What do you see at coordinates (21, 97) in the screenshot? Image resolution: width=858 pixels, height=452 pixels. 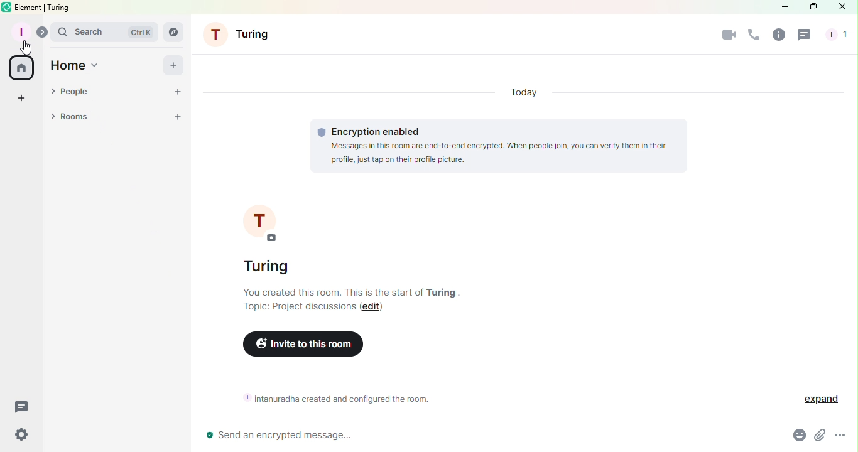 I see `Create a space` at bounding box center [21, 97].